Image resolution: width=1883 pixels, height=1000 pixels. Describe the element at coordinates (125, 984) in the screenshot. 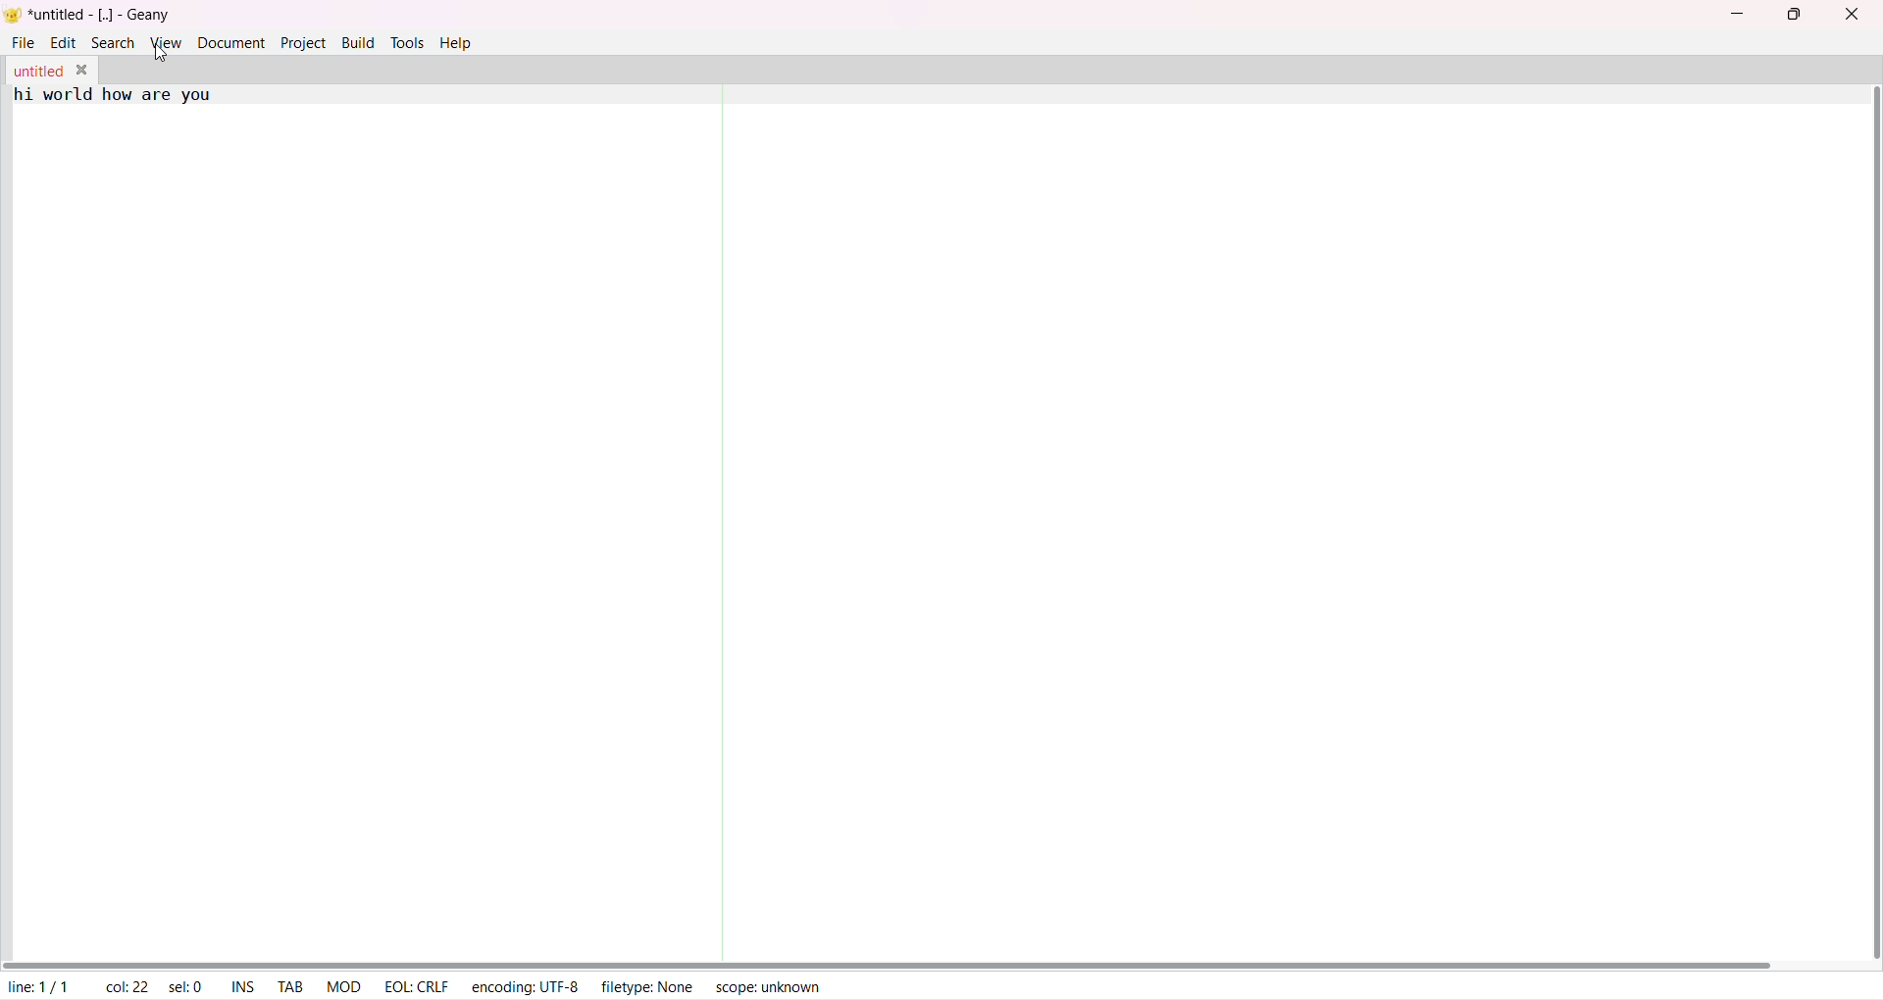

I see `column` at that location.